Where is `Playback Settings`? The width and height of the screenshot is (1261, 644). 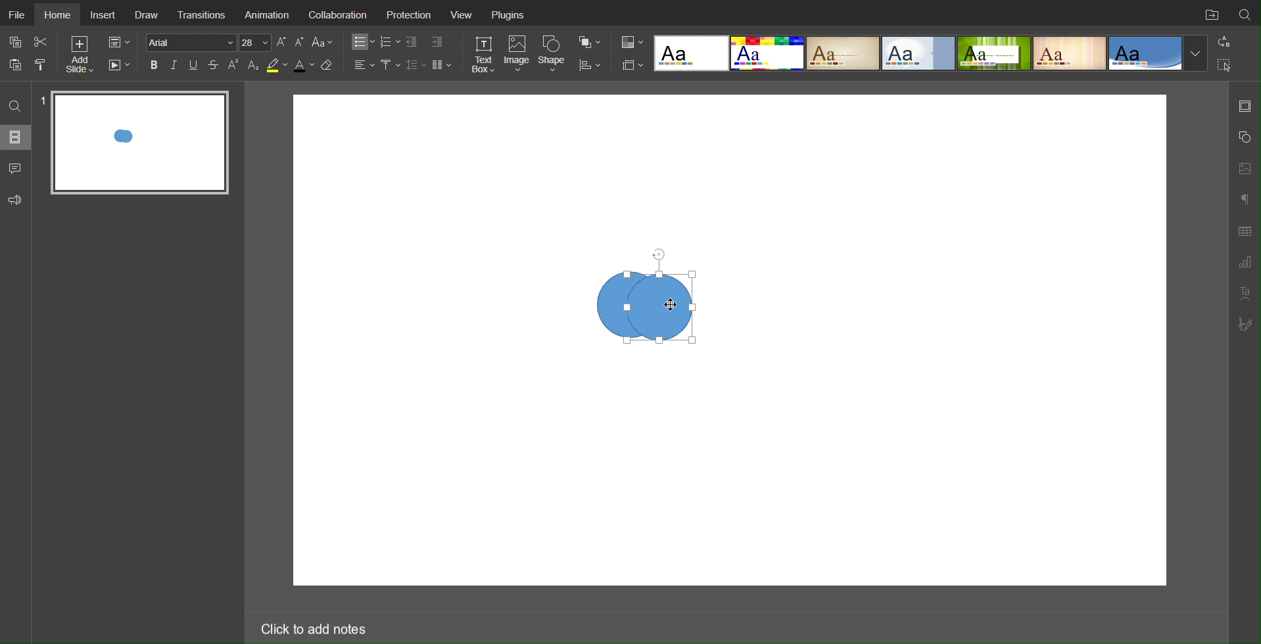 Playback Settings is located at coordinates (119, 65).